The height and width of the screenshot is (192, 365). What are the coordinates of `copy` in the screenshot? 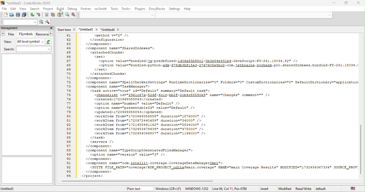 It's located at (53, 15).